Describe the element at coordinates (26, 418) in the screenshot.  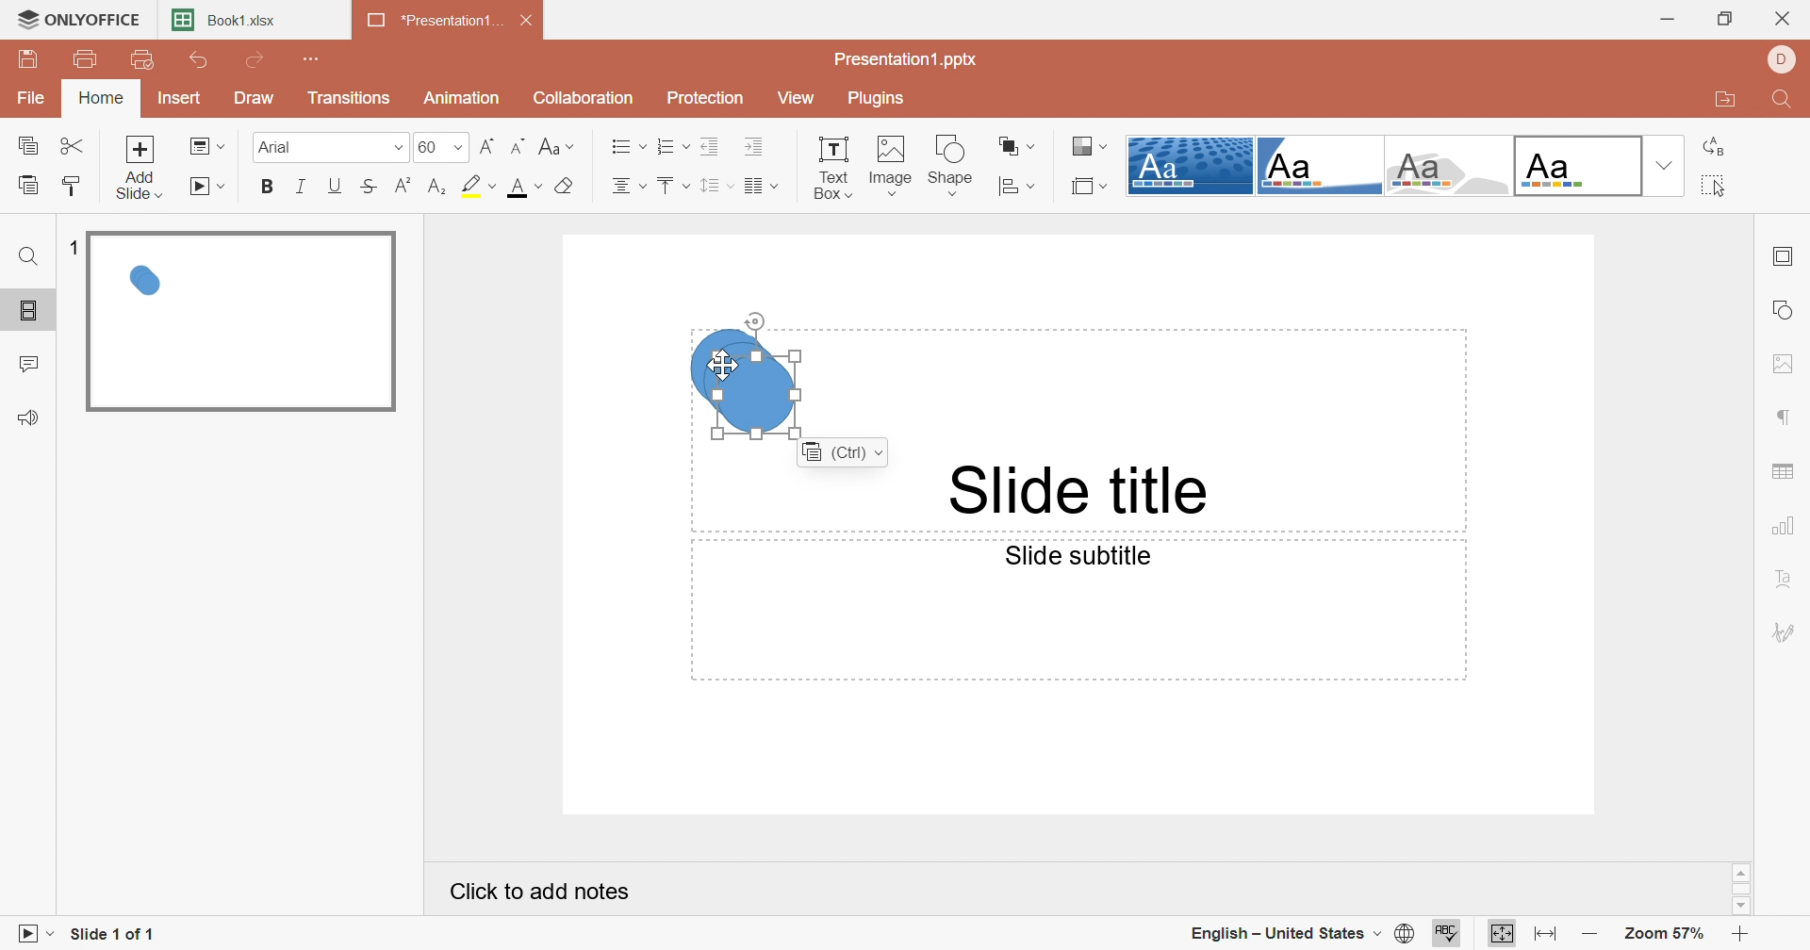
I see `Feedback & Support` at that location.